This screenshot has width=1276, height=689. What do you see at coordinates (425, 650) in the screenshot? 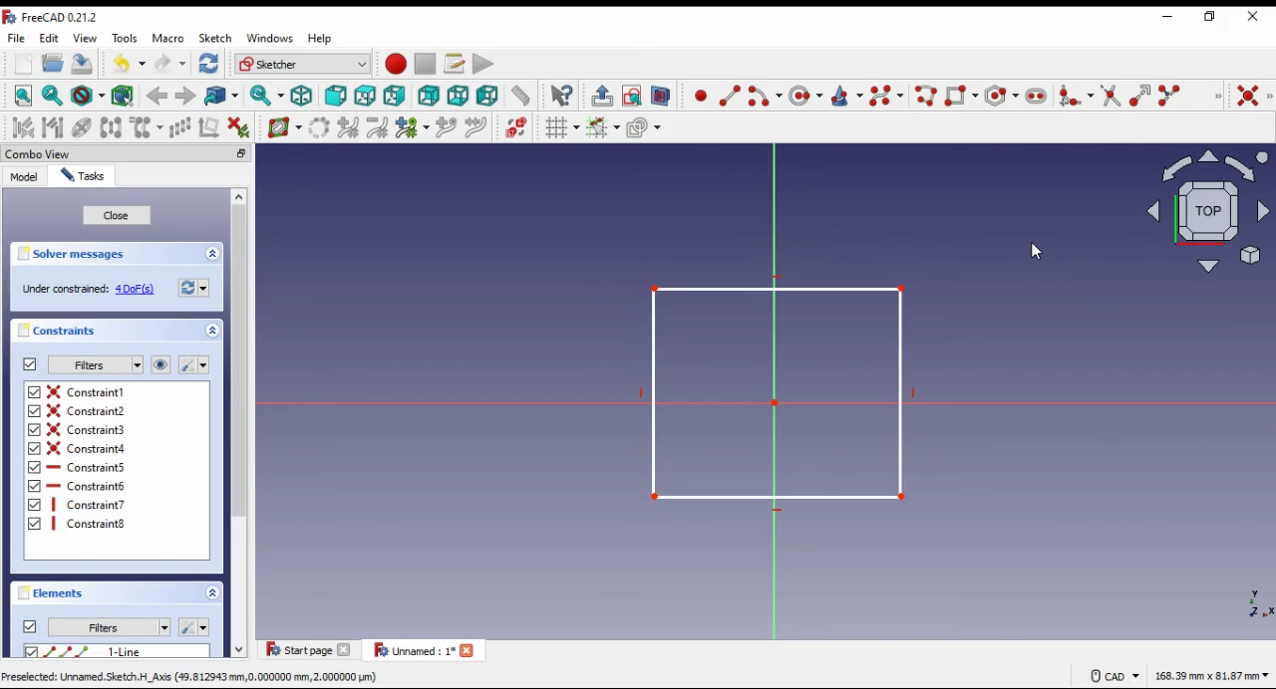
I see `tab 2` at bounding box center [425, 650].